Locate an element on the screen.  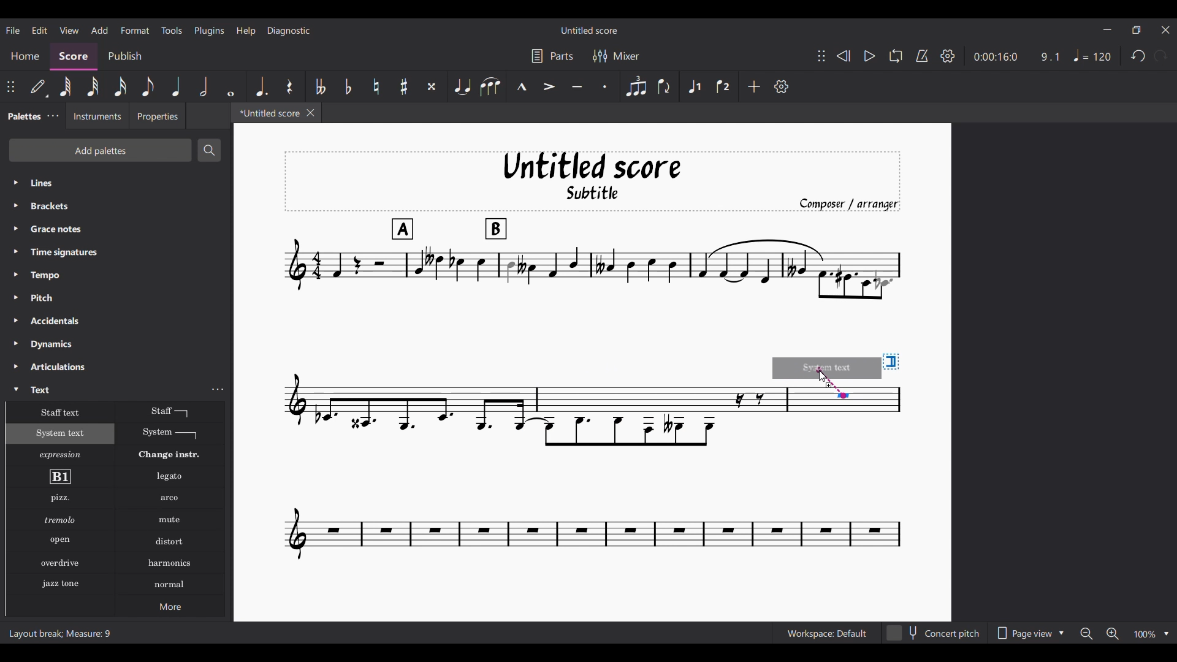
Current score is located at coordinates (838, 254).